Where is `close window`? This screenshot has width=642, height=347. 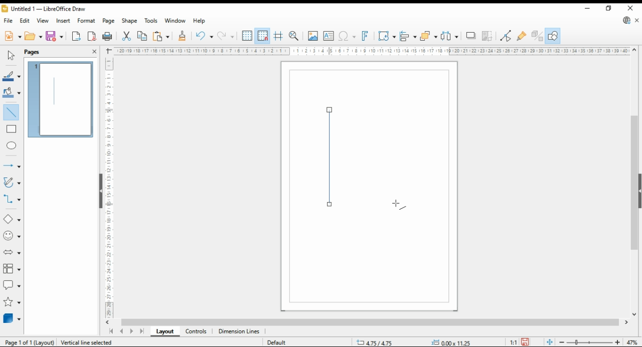 close window is located at coordinates (631, 8).